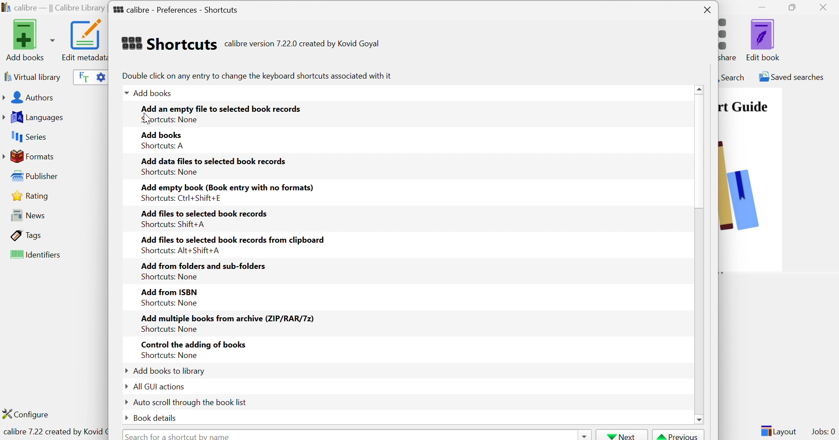  What do you see at coordinates (27, 235) in the screenshot?
I see `Tags` at bounding box center [27, 235].